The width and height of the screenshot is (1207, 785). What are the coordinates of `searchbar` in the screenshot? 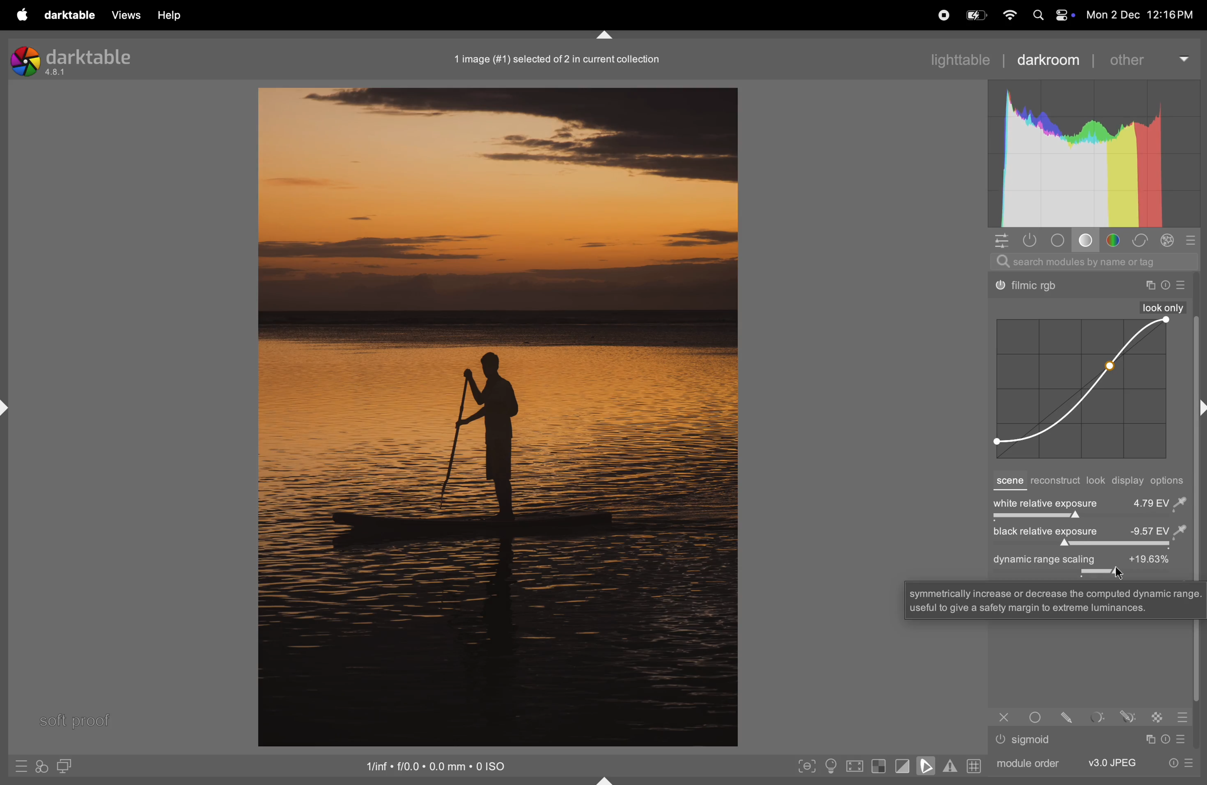 It's located at (1094, 262).